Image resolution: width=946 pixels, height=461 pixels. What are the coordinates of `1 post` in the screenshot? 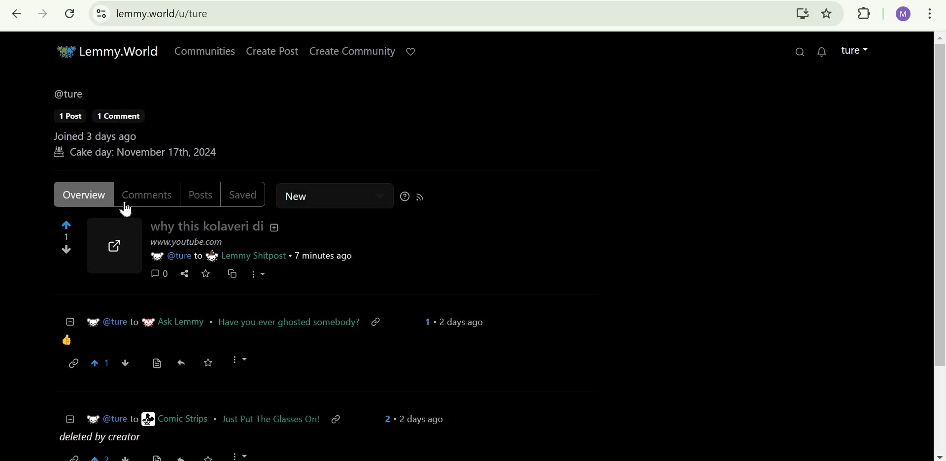 It's located at (70, 116).